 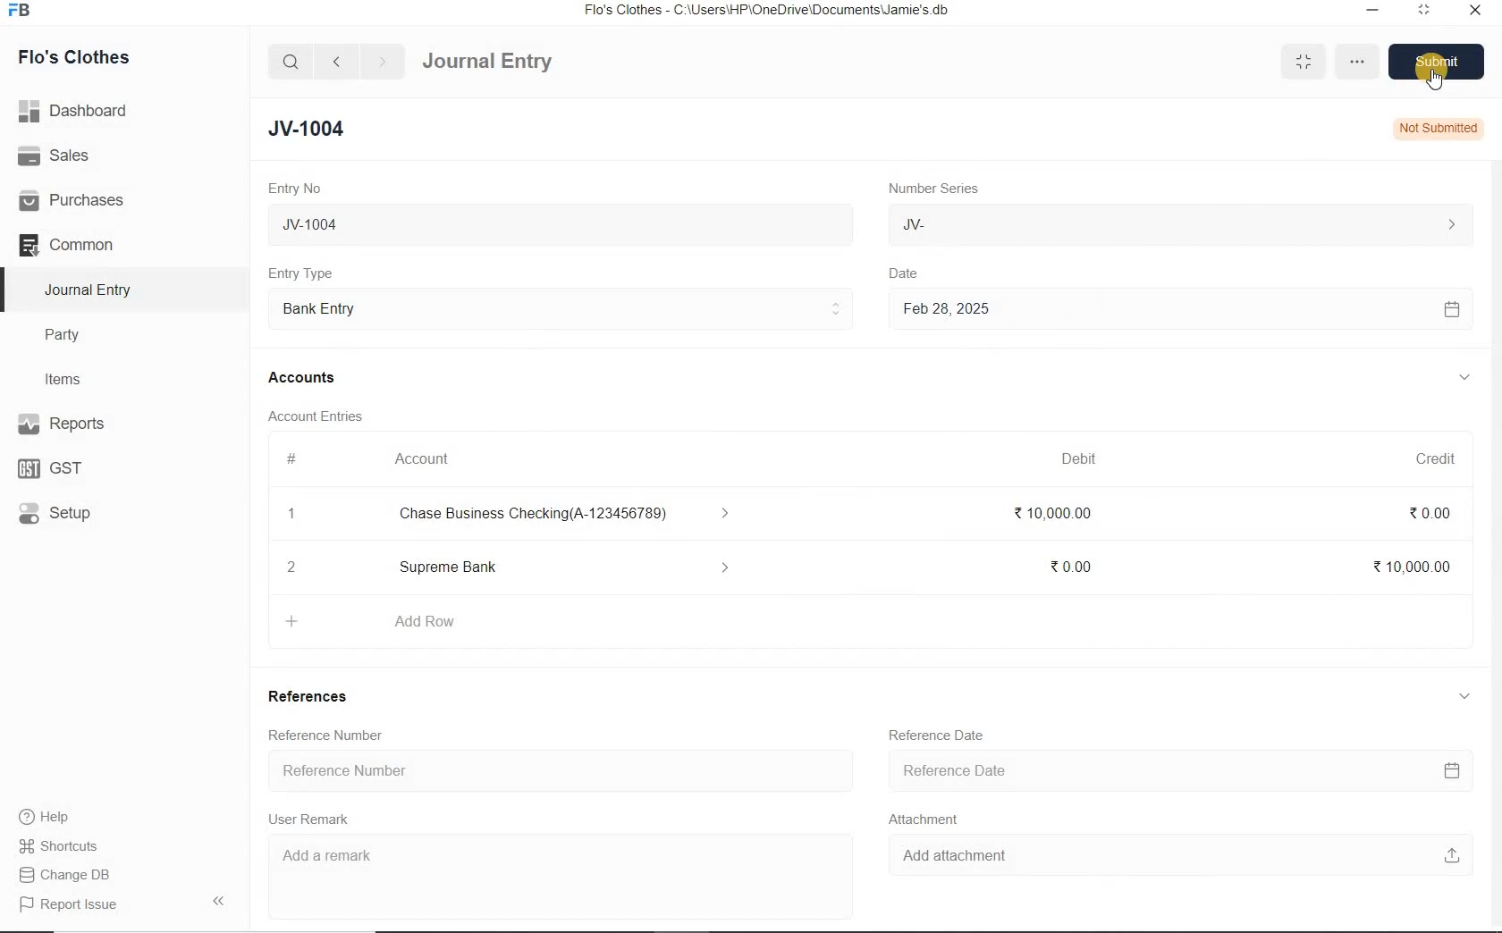 I want to click on back, so click(x=336, y=60).